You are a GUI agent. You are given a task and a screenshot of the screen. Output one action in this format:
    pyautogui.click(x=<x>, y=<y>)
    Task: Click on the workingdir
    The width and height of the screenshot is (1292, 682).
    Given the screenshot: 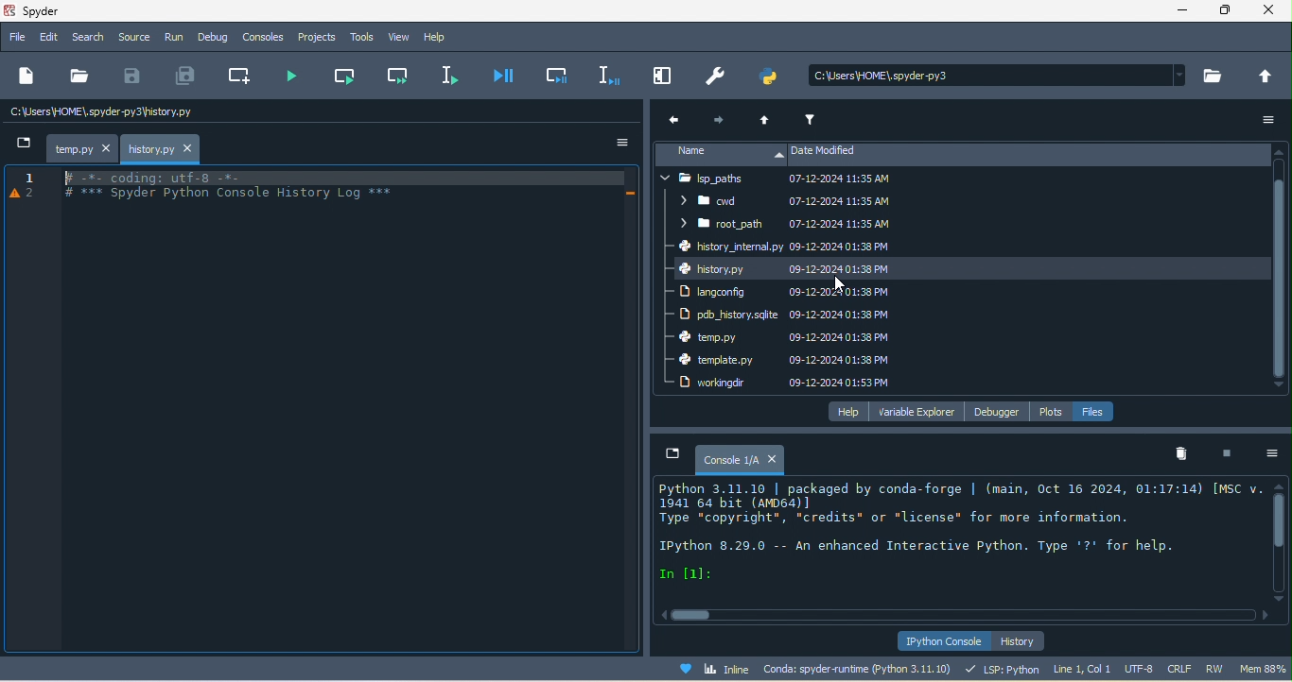 What is the action you would take?
    pyautogui.click(x=722, y=384)
    